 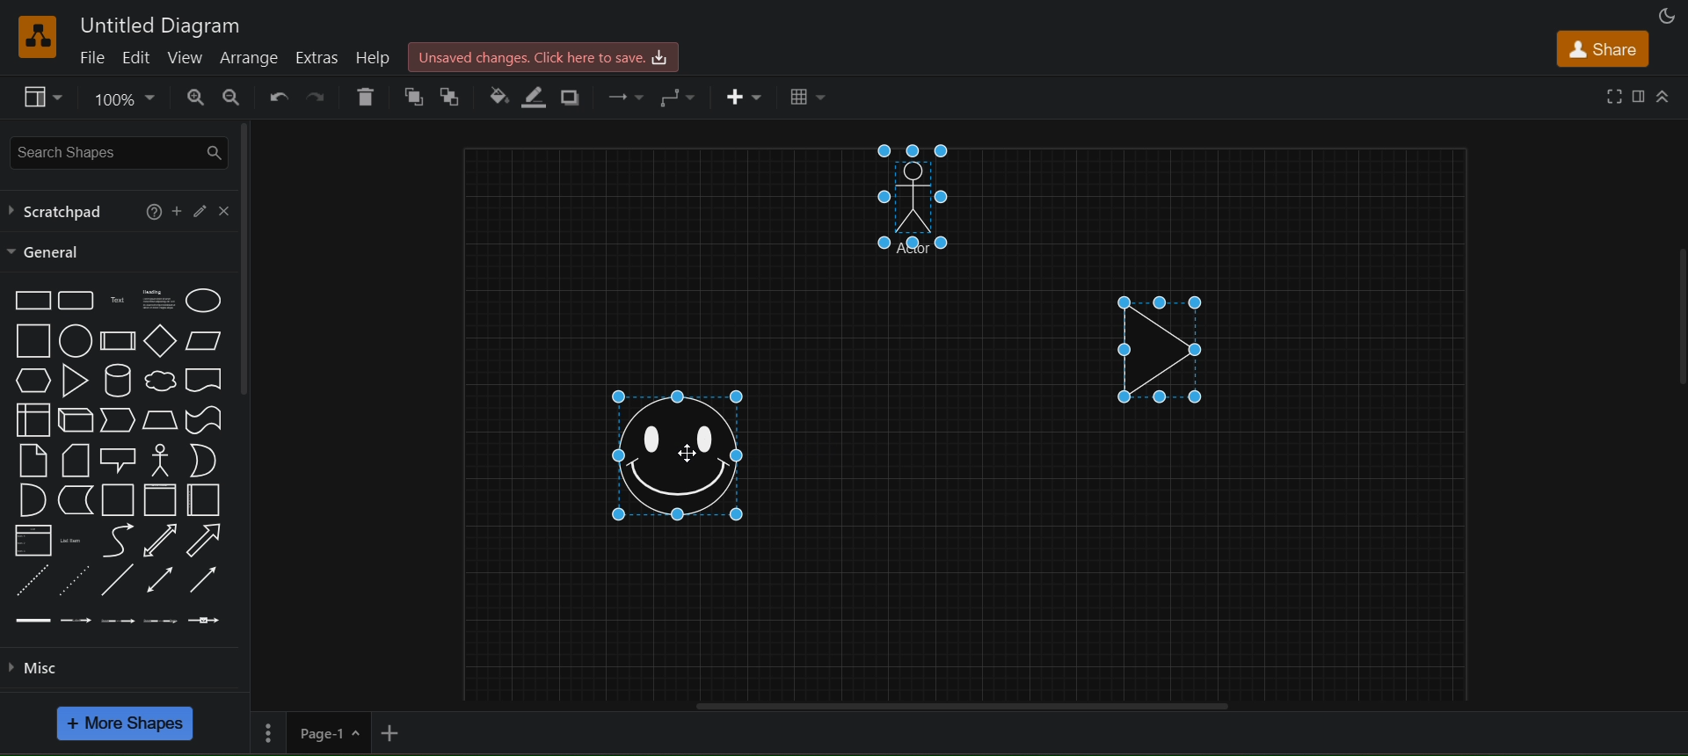 I want to click on tape, so click(x=203, y=419).